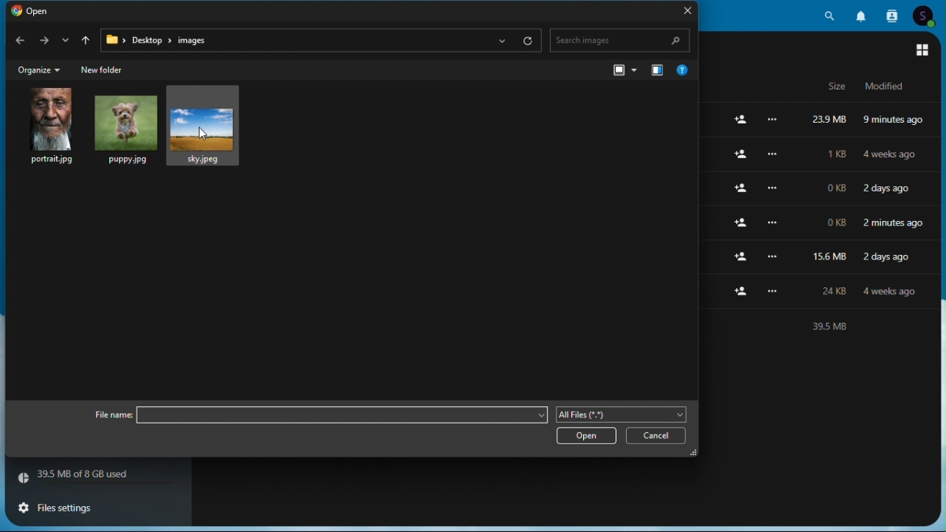 This screenshot has height=532, width=946. What do you see at coordinates (622, 69) in the screenshot?
I see `View` at bounding box center [622, 69].